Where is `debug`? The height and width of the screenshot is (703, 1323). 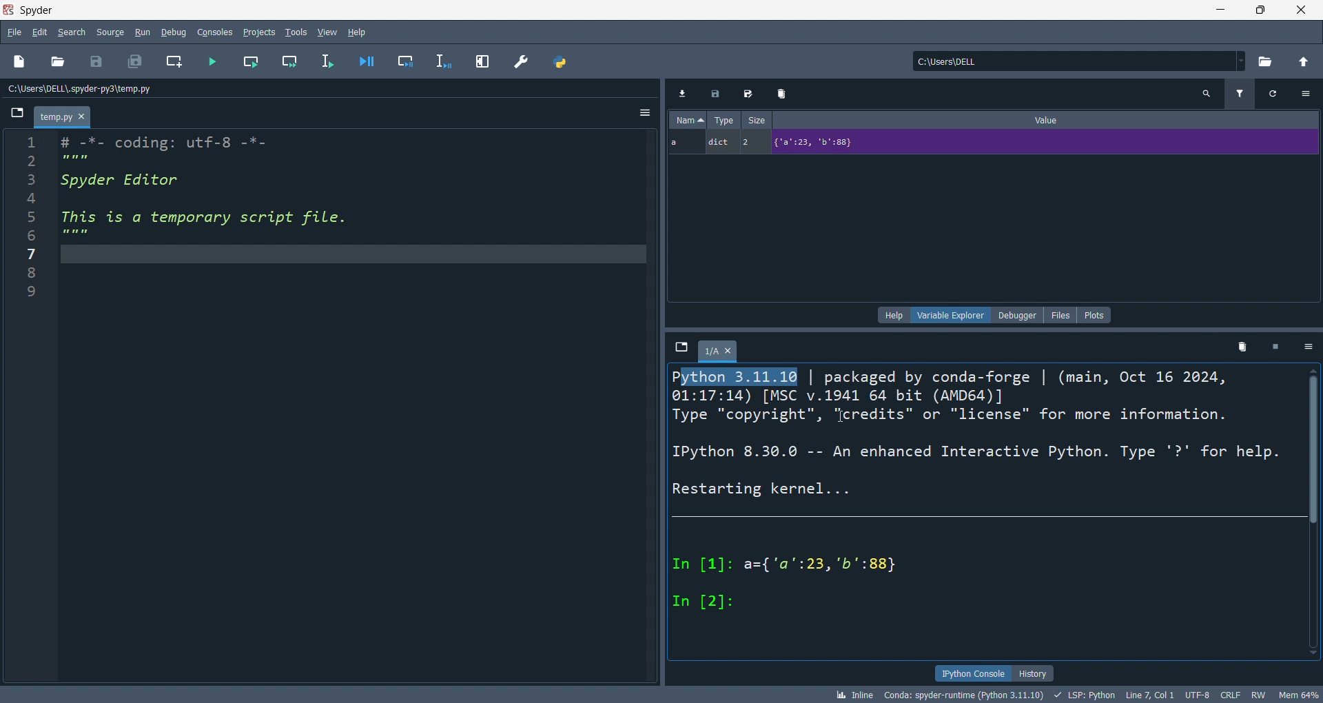
debug is located at coordinates (176, 31).